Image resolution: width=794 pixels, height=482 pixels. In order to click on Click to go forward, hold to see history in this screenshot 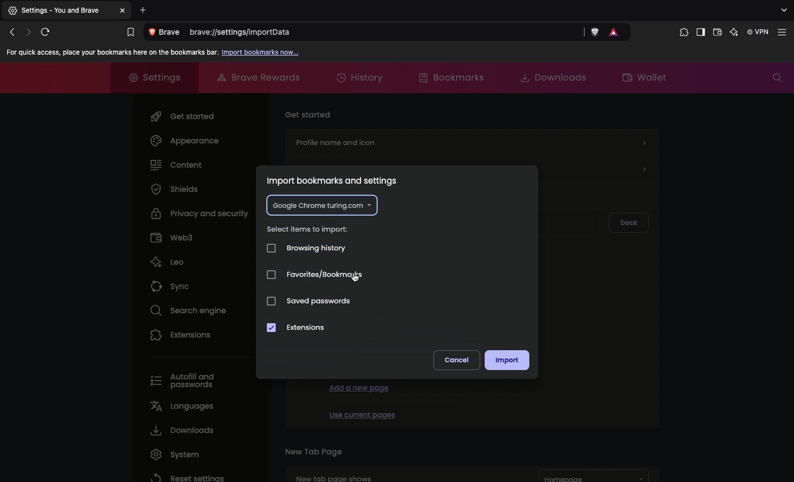, I will do `click(29, 31)`.